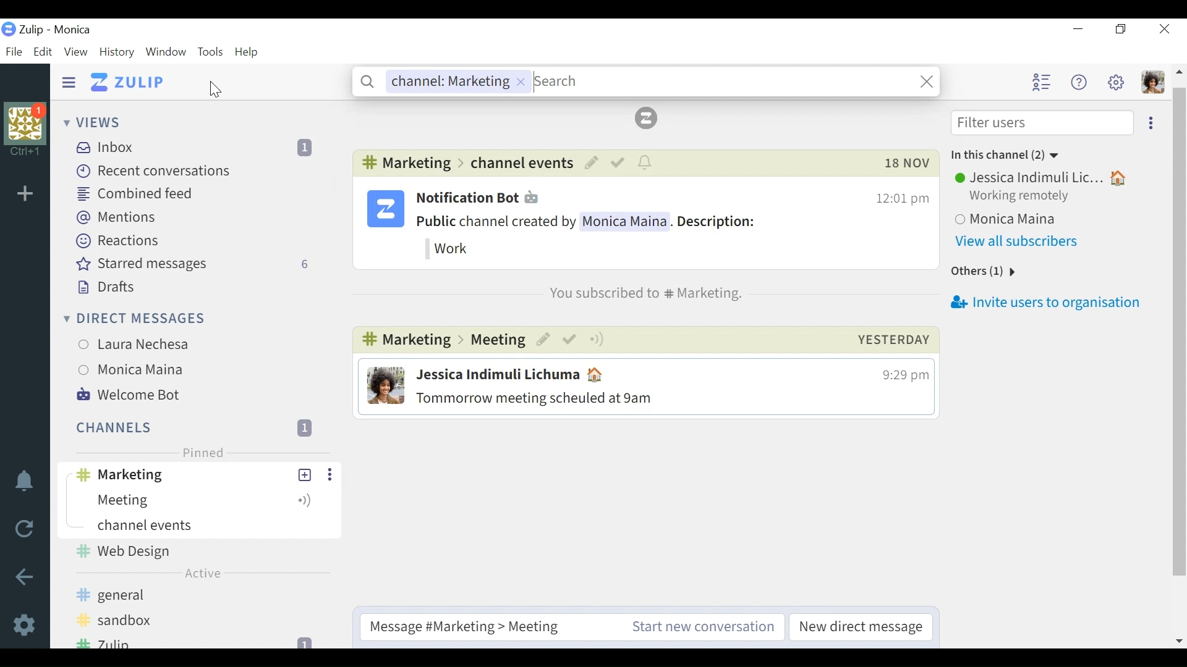 The image size is (1187, 667). What do you see at coordinates (307, 501) in the screenshot?
I see `Configure topic notifications` at bounding box center [307, 501].